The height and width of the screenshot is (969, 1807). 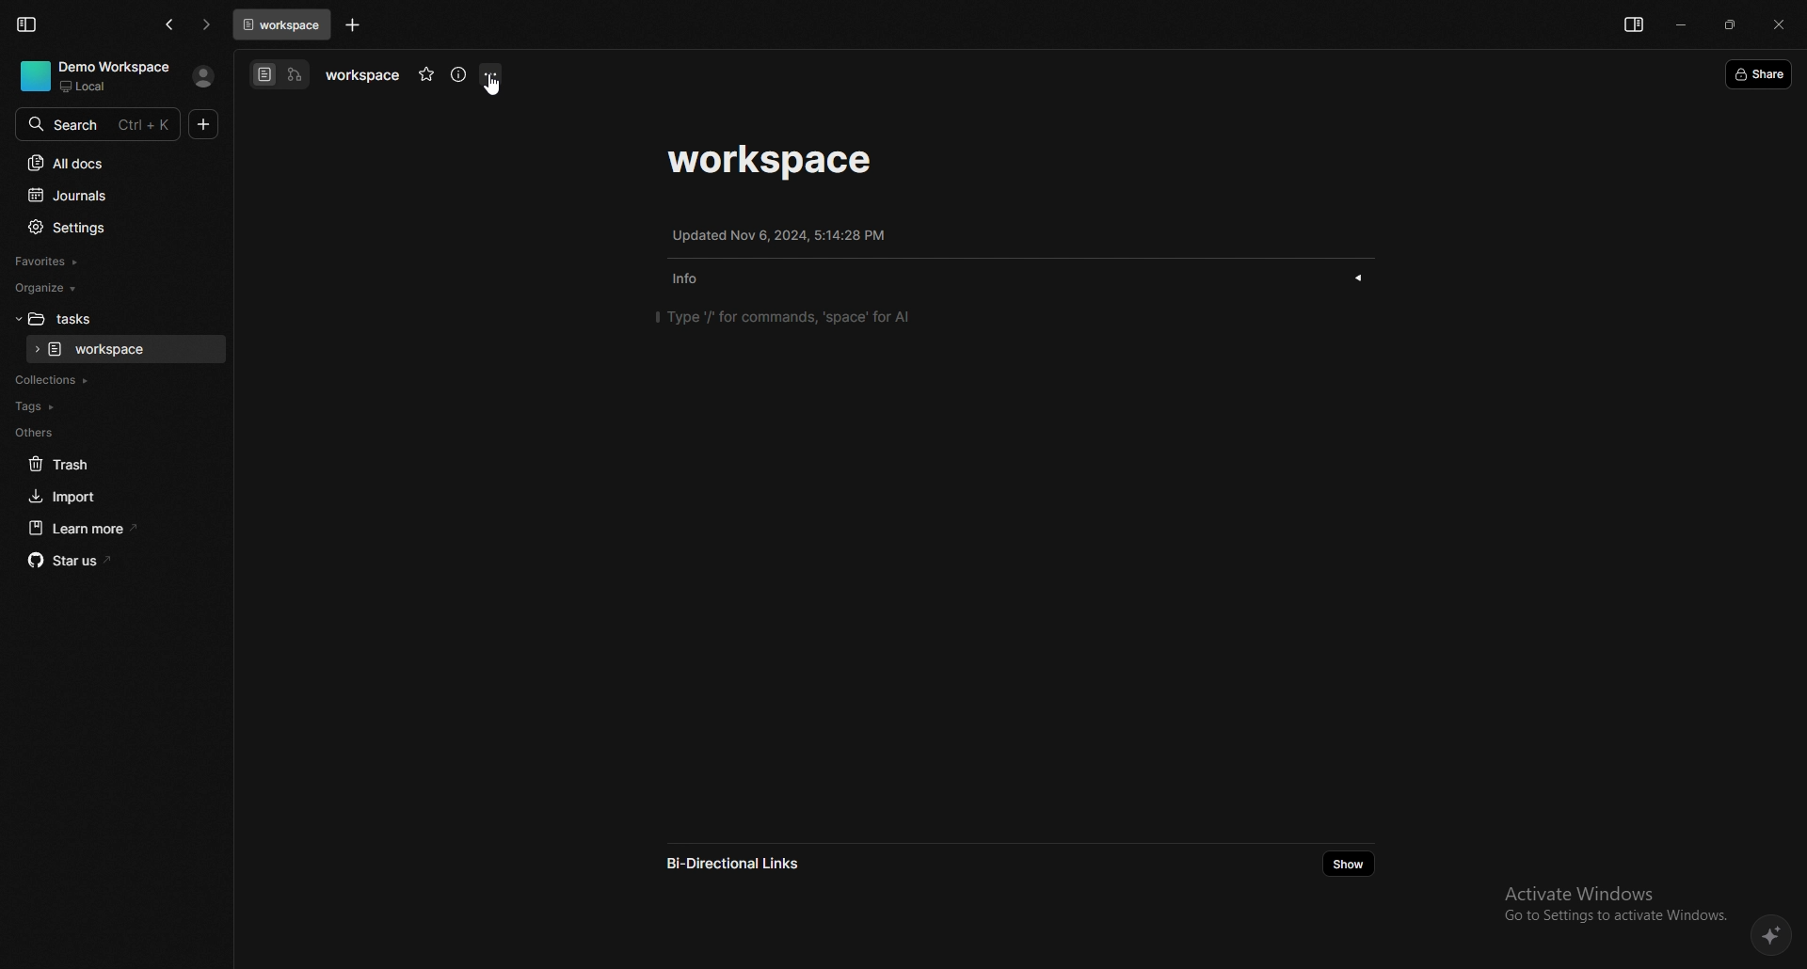 I want to click on Activate Windows
Go to Settings to activate Windows., so click(x=1609, y=902).